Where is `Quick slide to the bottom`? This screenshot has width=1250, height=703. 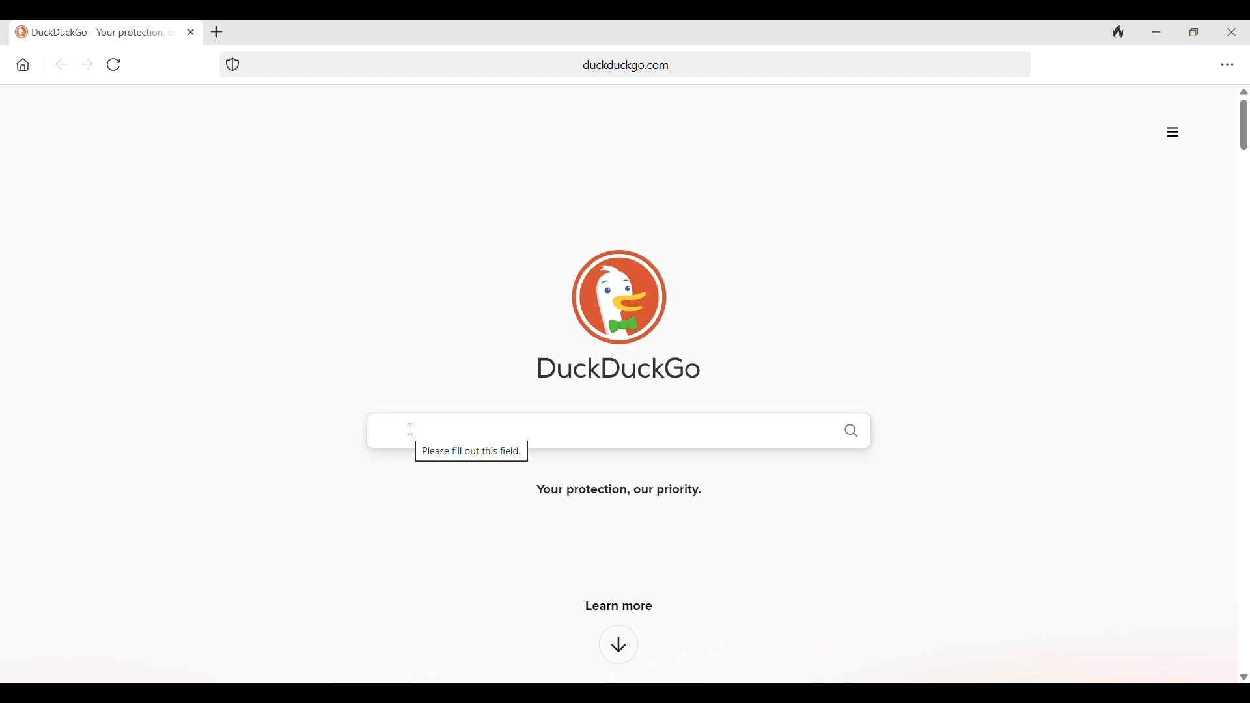
Quick slide to the bottom is located at coordinates (1243, 677).